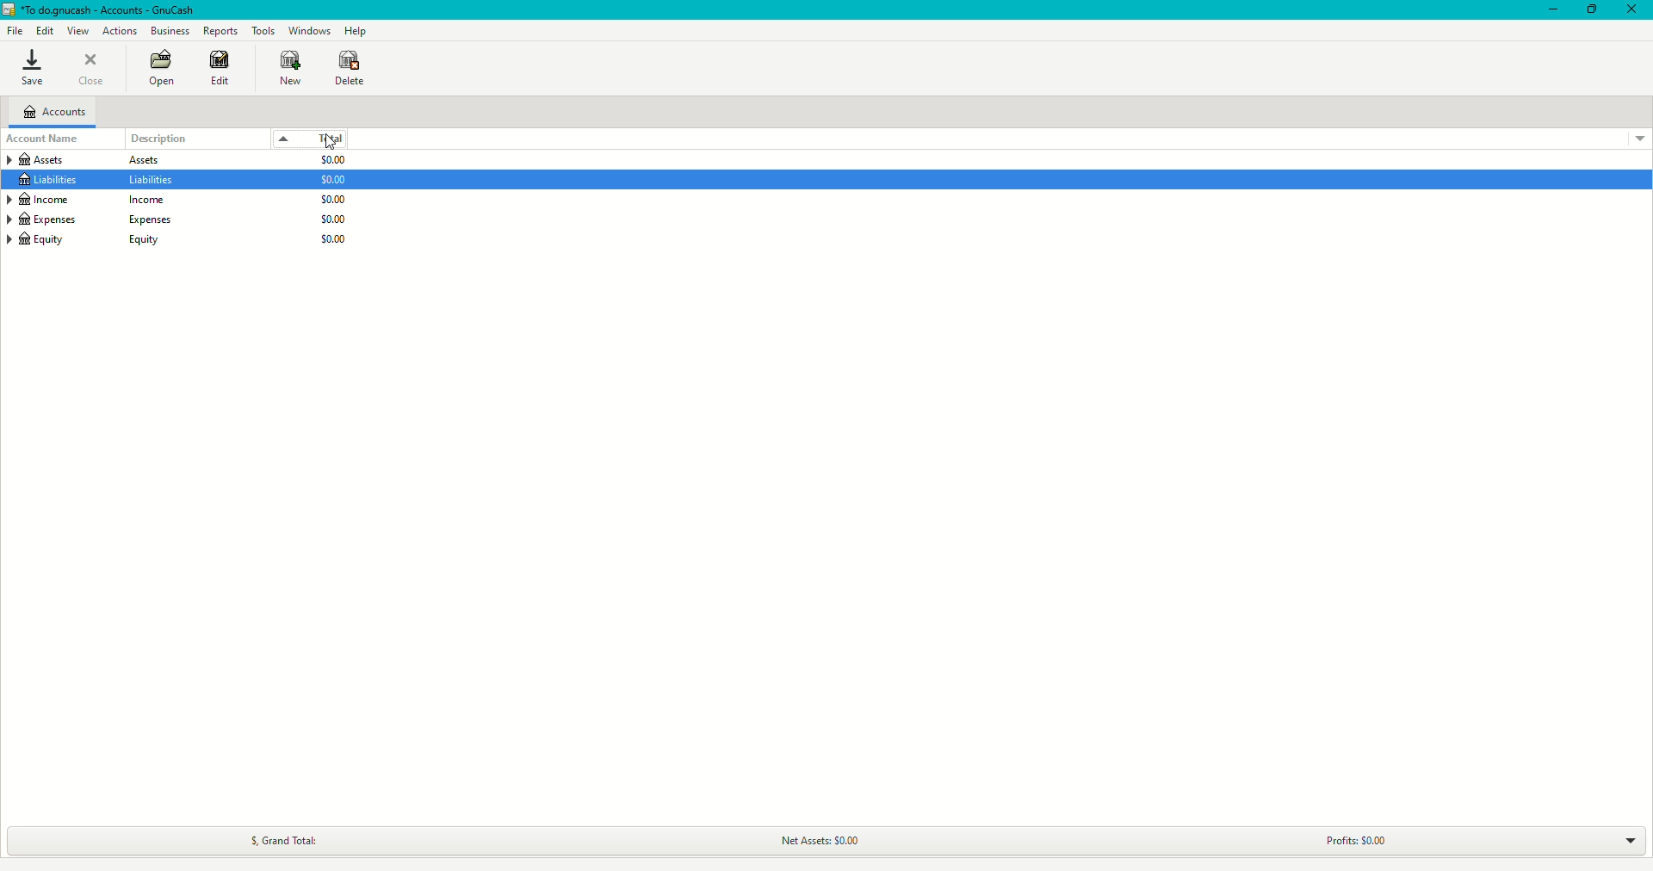 This screenshot has width=1653, height=871. What do you see at coordinates (97, 240) in the screenshot?
I see `equity` at bounding box center [97, 240].